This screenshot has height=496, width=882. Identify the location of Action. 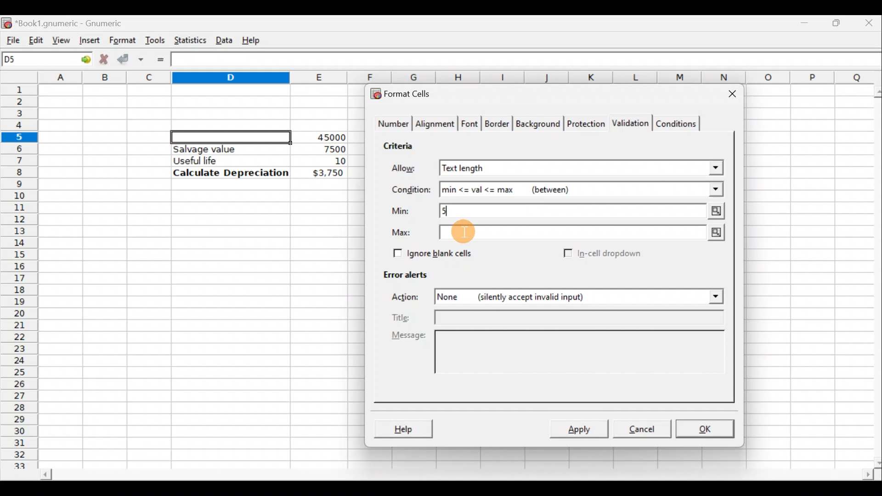
(411, 299).